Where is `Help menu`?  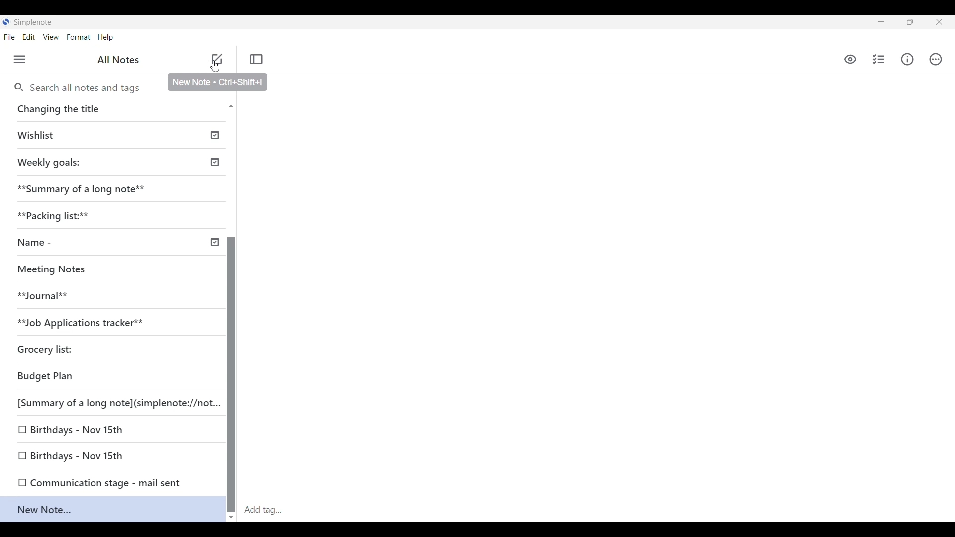 Help menu is located at coordinates (105, 37).